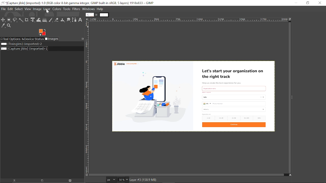 Image resolution: width=326 pixels, height=183 pixels. Describe the element at coordinates (9, 20) in the screenshot. I see `Ellipse select tool` at that location.